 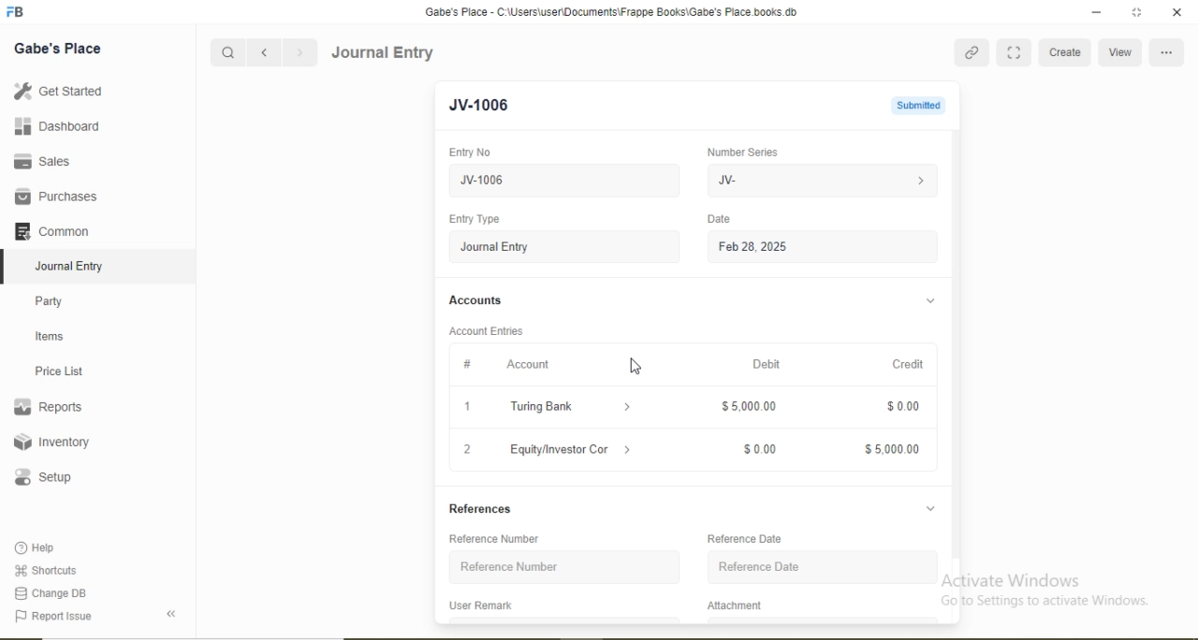 I want to click on Sales, so click(x=39, y=161).